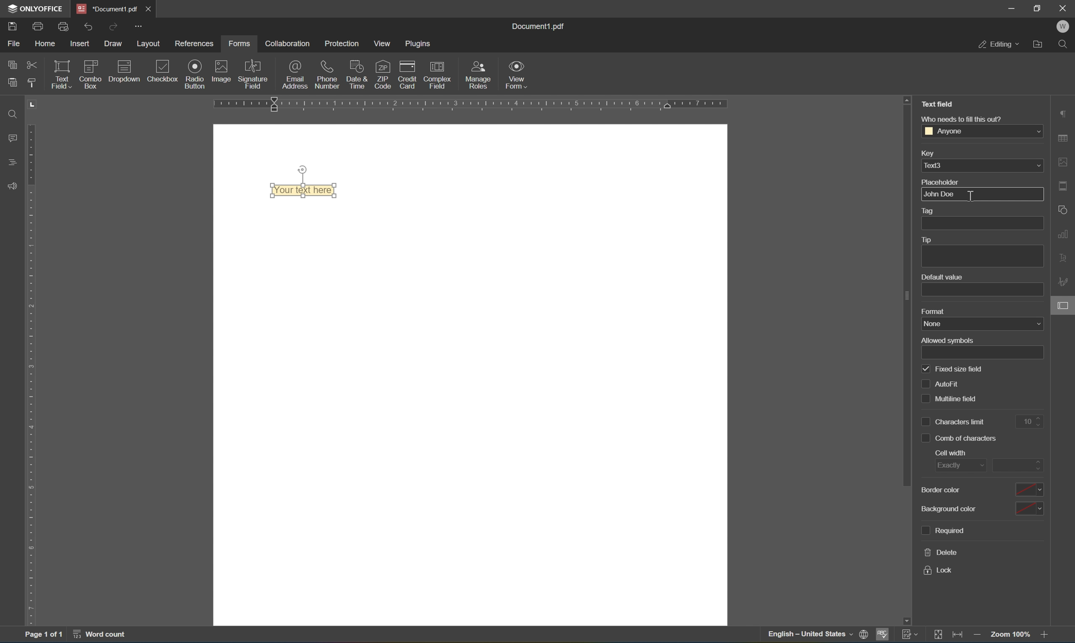 The width and height of the screenshot is (1075, 643). I want to click on paragraph settings, so click(1065, 114).